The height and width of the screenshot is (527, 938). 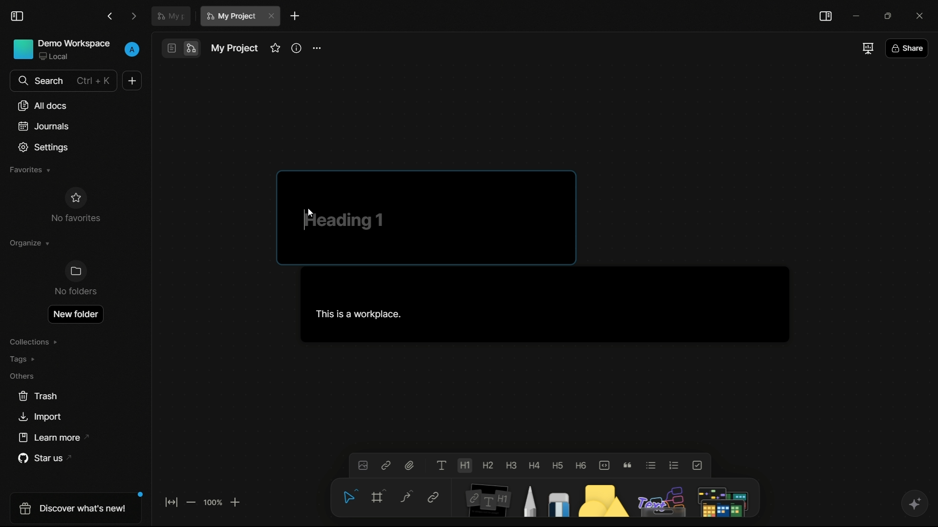 What do you see at coordinates (275, 47) in the screenshot?
I see `favorites` at bounding box center [275, 47].